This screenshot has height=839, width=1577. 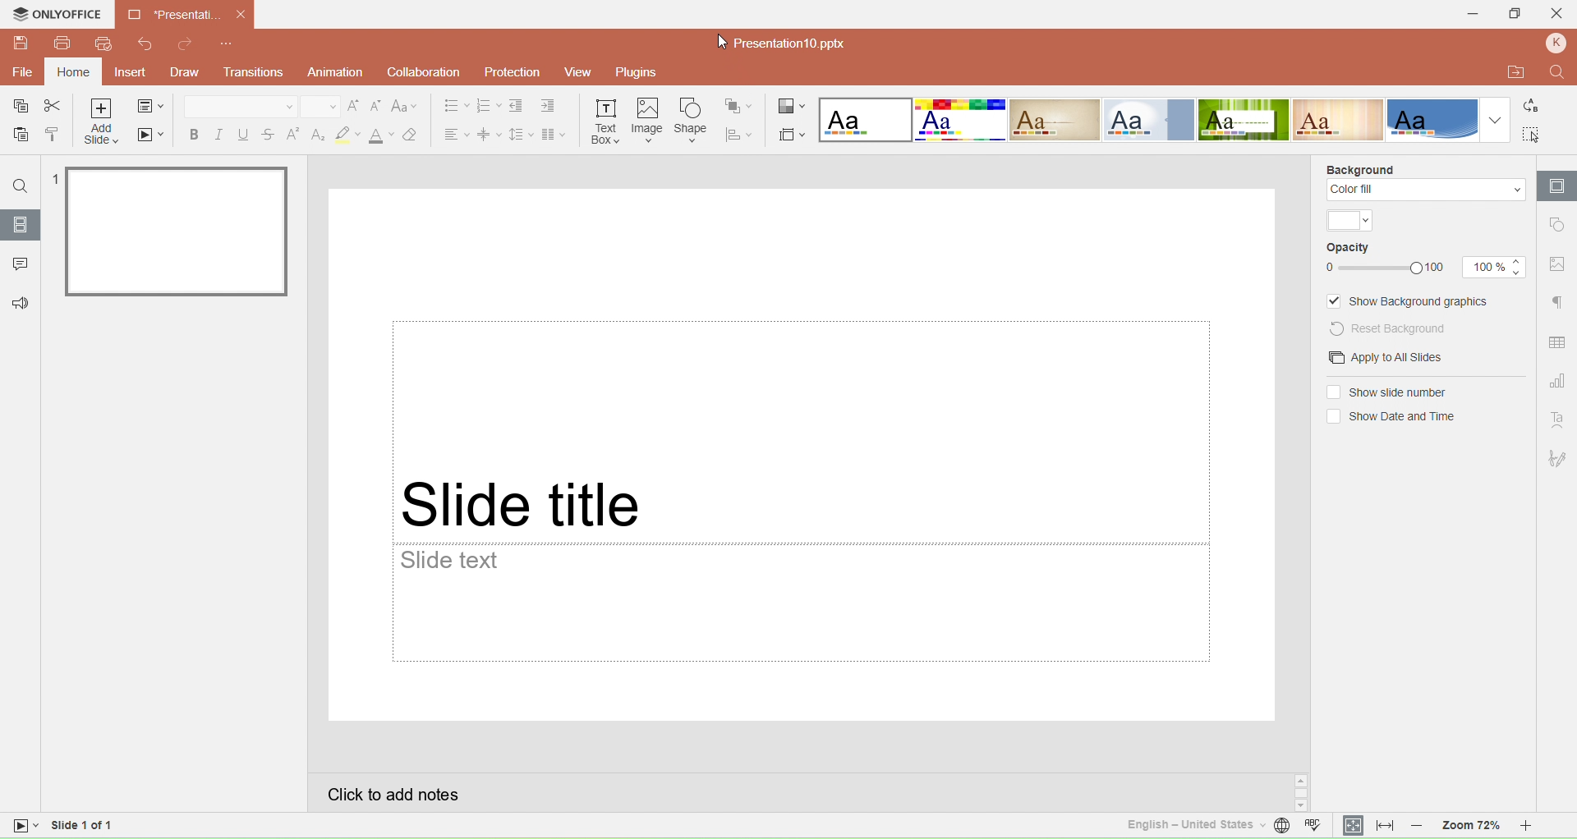 I want to click on Underline, so click(x=243, y=133).